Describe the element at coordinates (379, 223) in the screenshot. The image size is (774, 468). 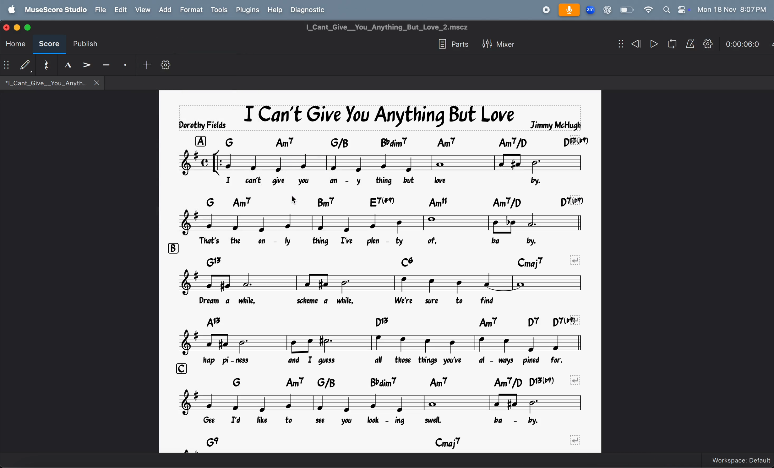
I see `note` at that location.